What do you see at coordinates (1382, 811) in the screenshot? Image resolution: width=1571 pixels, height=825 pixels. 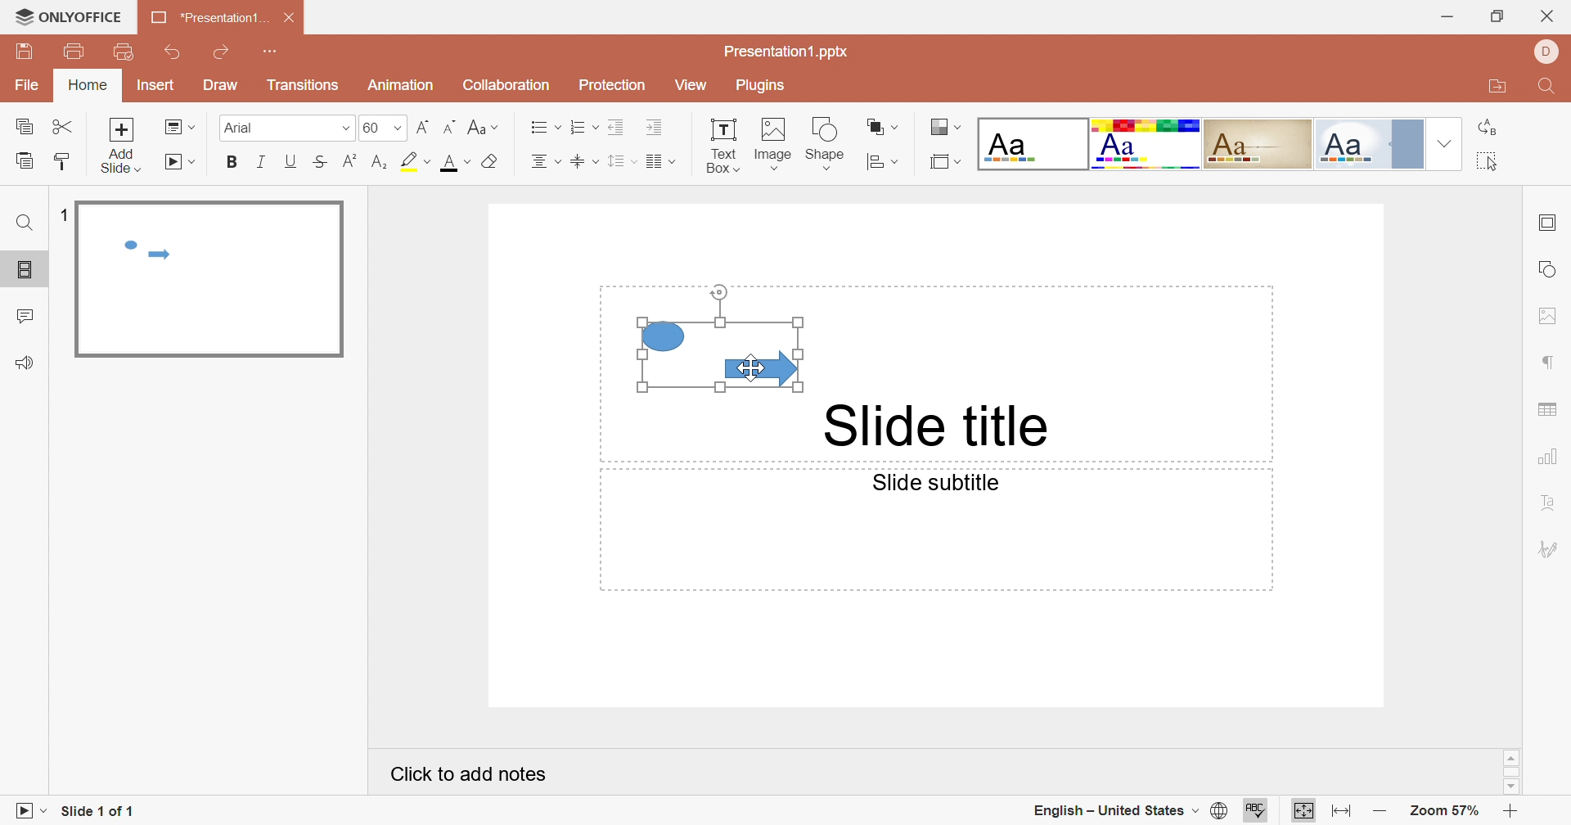 I see `Zoom out` at bounding box center [1382, 811].